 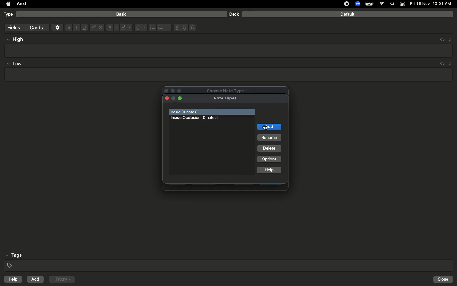 I want to click on Image occlusion, so click(x=195, y=118).